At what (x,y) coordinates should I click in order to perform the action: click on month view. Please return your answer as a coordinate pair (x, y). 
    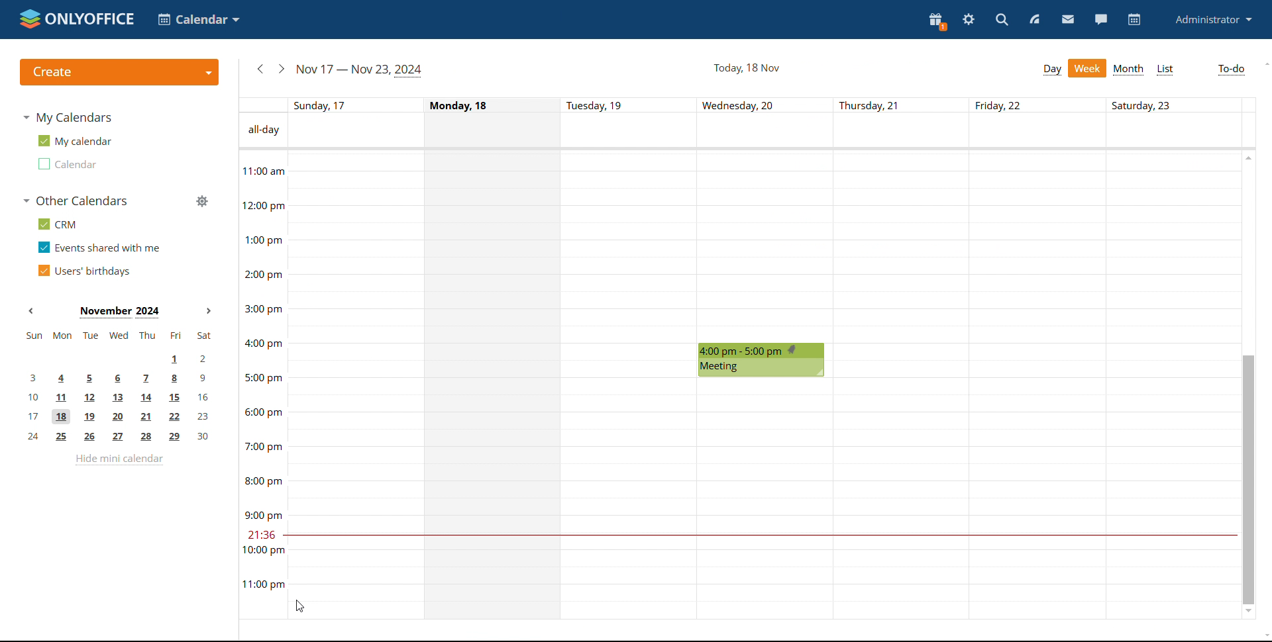
    Looking at the image, I should click on (1128, 69).